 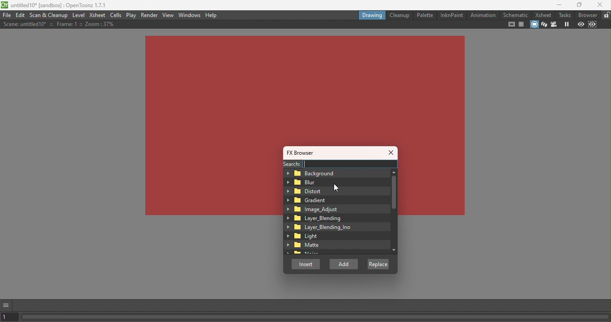 What do you see at coordinates (380, 265) in the screenshot?
I see `Replace` at bounding box center [380, 265].